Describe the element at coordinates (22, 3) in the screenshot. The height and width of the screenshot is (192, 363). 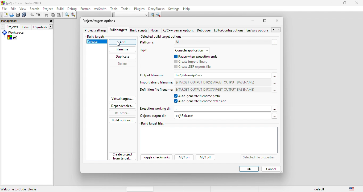
I see `[p2] - Code=Blocks 20.03` at that location.